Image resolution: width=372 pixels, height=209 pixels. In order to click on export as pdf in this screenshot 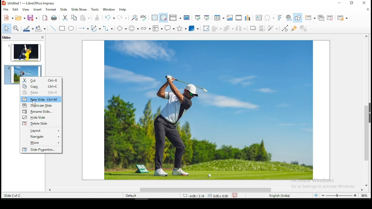, I will do `click(44, 18)`.